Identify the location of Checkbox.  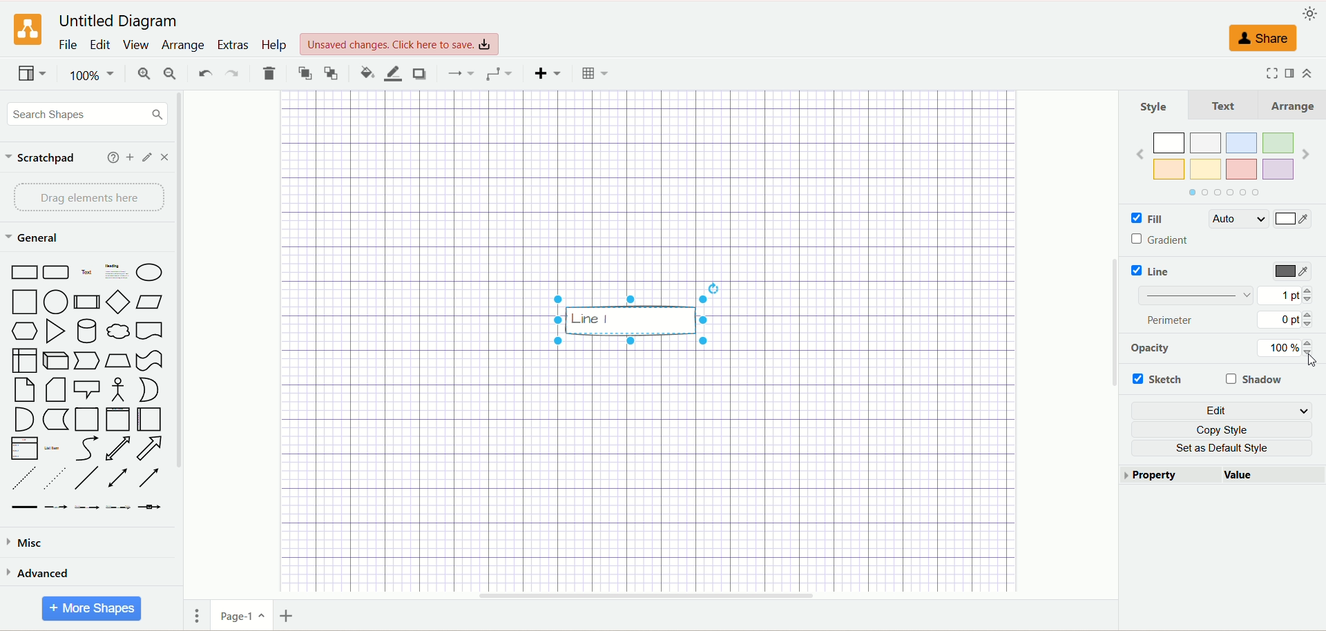
(1135, 239).